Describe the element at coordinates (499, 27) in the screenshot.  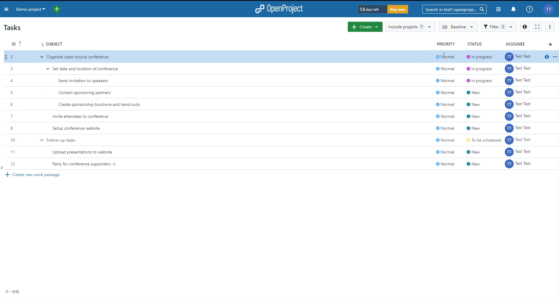
I see `Filter` at that location.